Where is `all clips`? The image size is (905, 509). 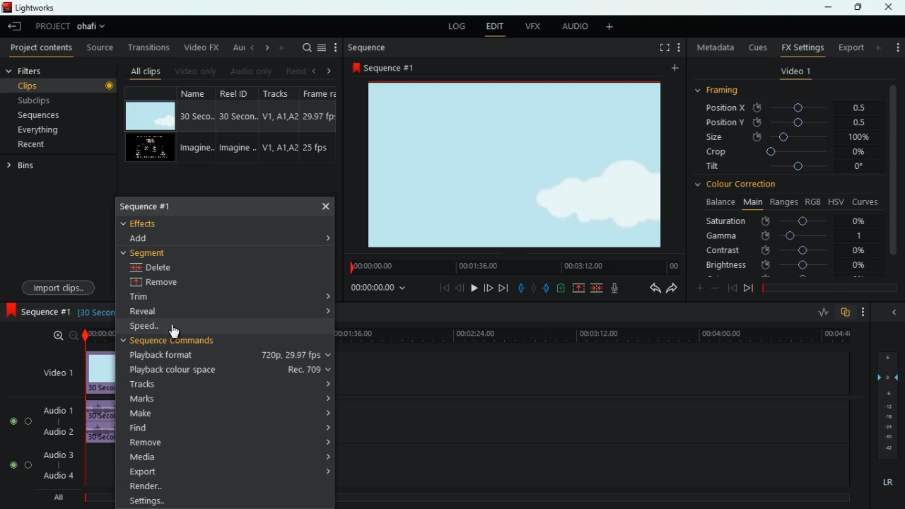 all clips is located at coordinates (143, 69).